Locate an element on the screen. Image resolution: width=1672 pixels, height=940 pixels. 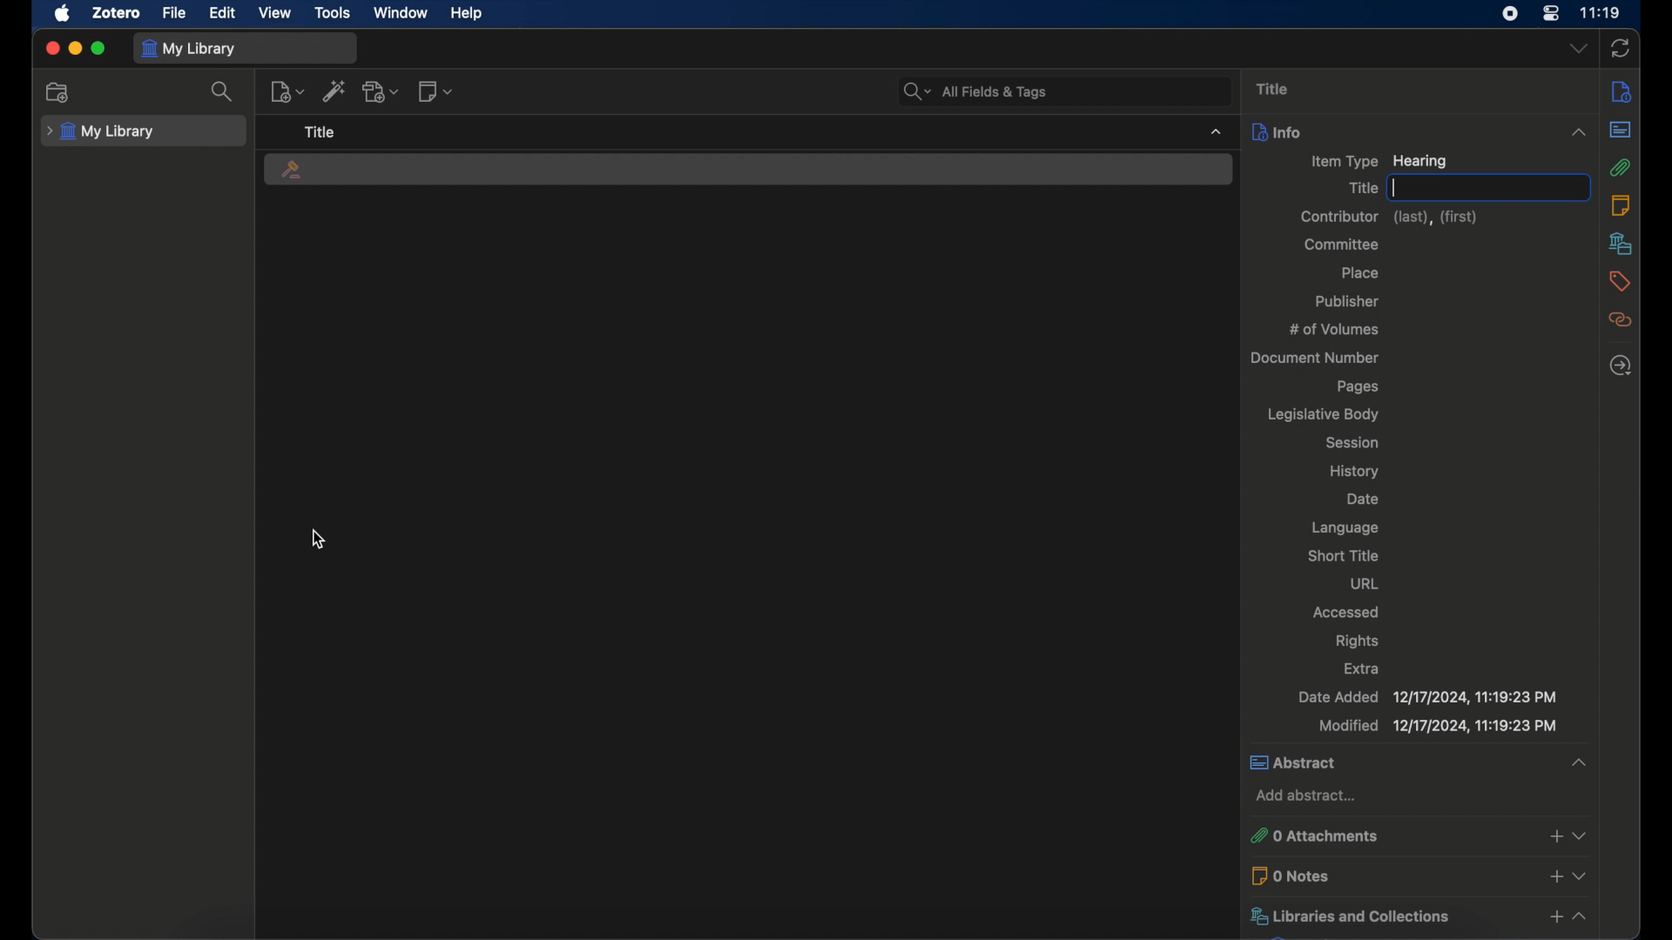
libraries is located at coordinates (1418, 916).